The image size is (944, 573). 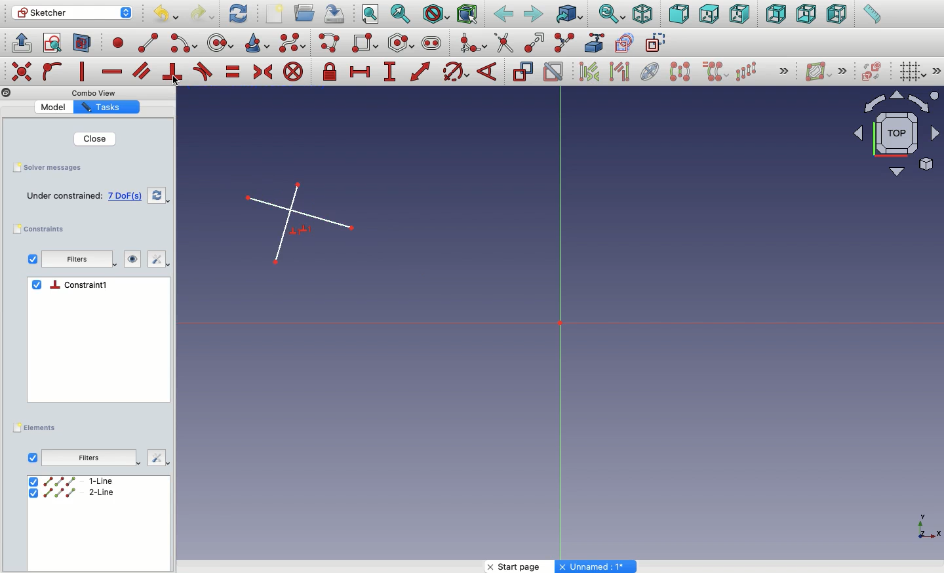 What do you see at coordinates (98, 488) in the screenshot?
I see `select All` at bounding box center [98, 488].